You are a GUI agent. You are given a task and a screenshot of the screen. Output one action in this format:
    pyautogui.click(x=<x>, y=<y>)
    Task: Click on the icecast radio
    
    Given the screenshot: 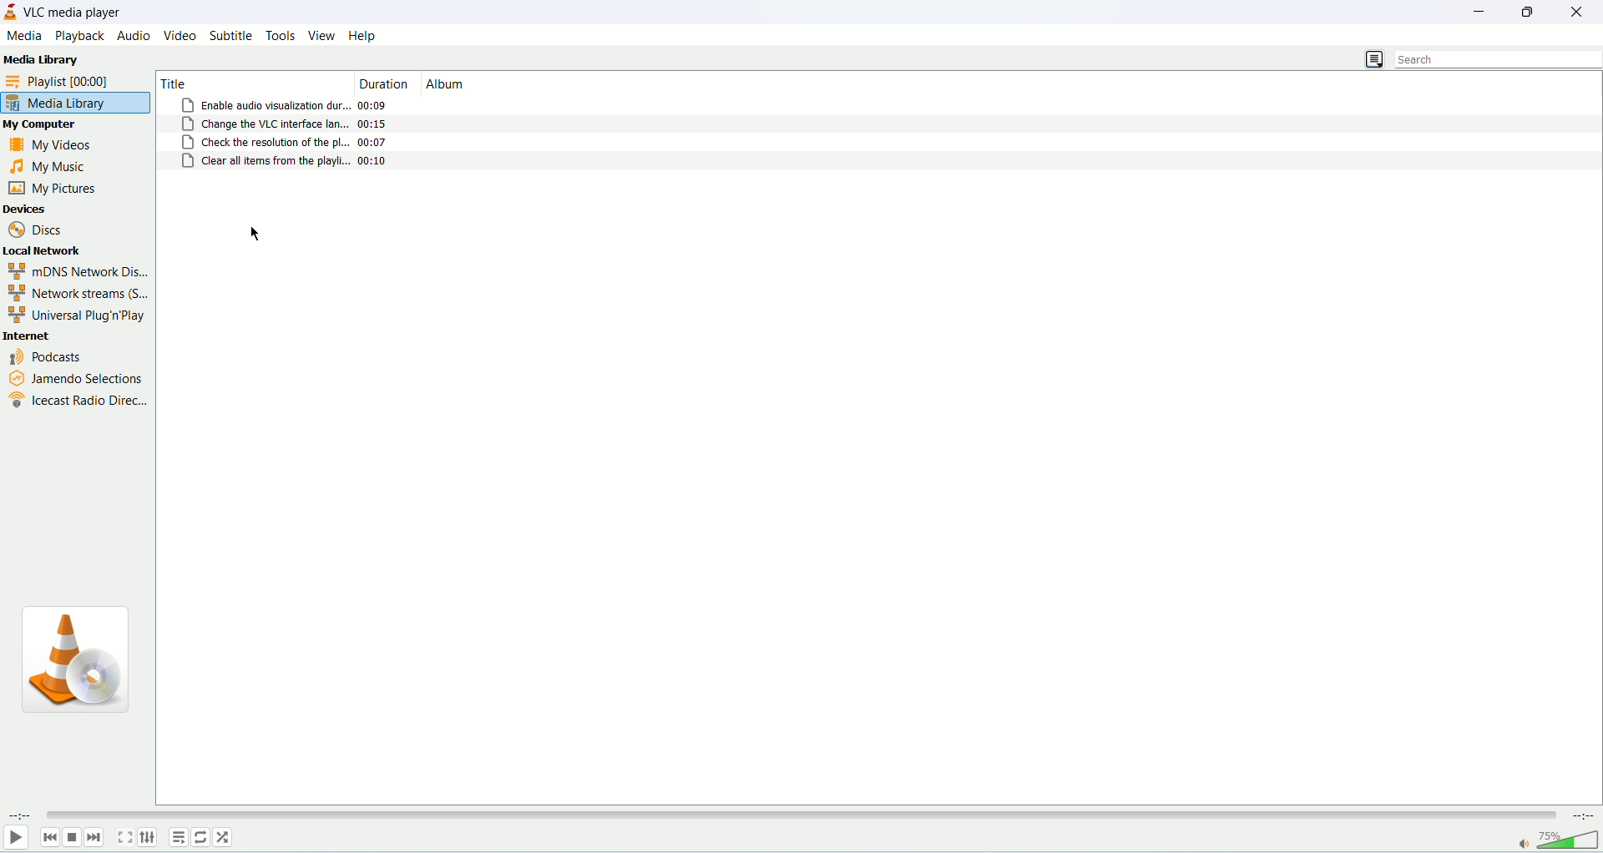 What is the action you would take?
    pyautogui.click(x=76, y=404)
    